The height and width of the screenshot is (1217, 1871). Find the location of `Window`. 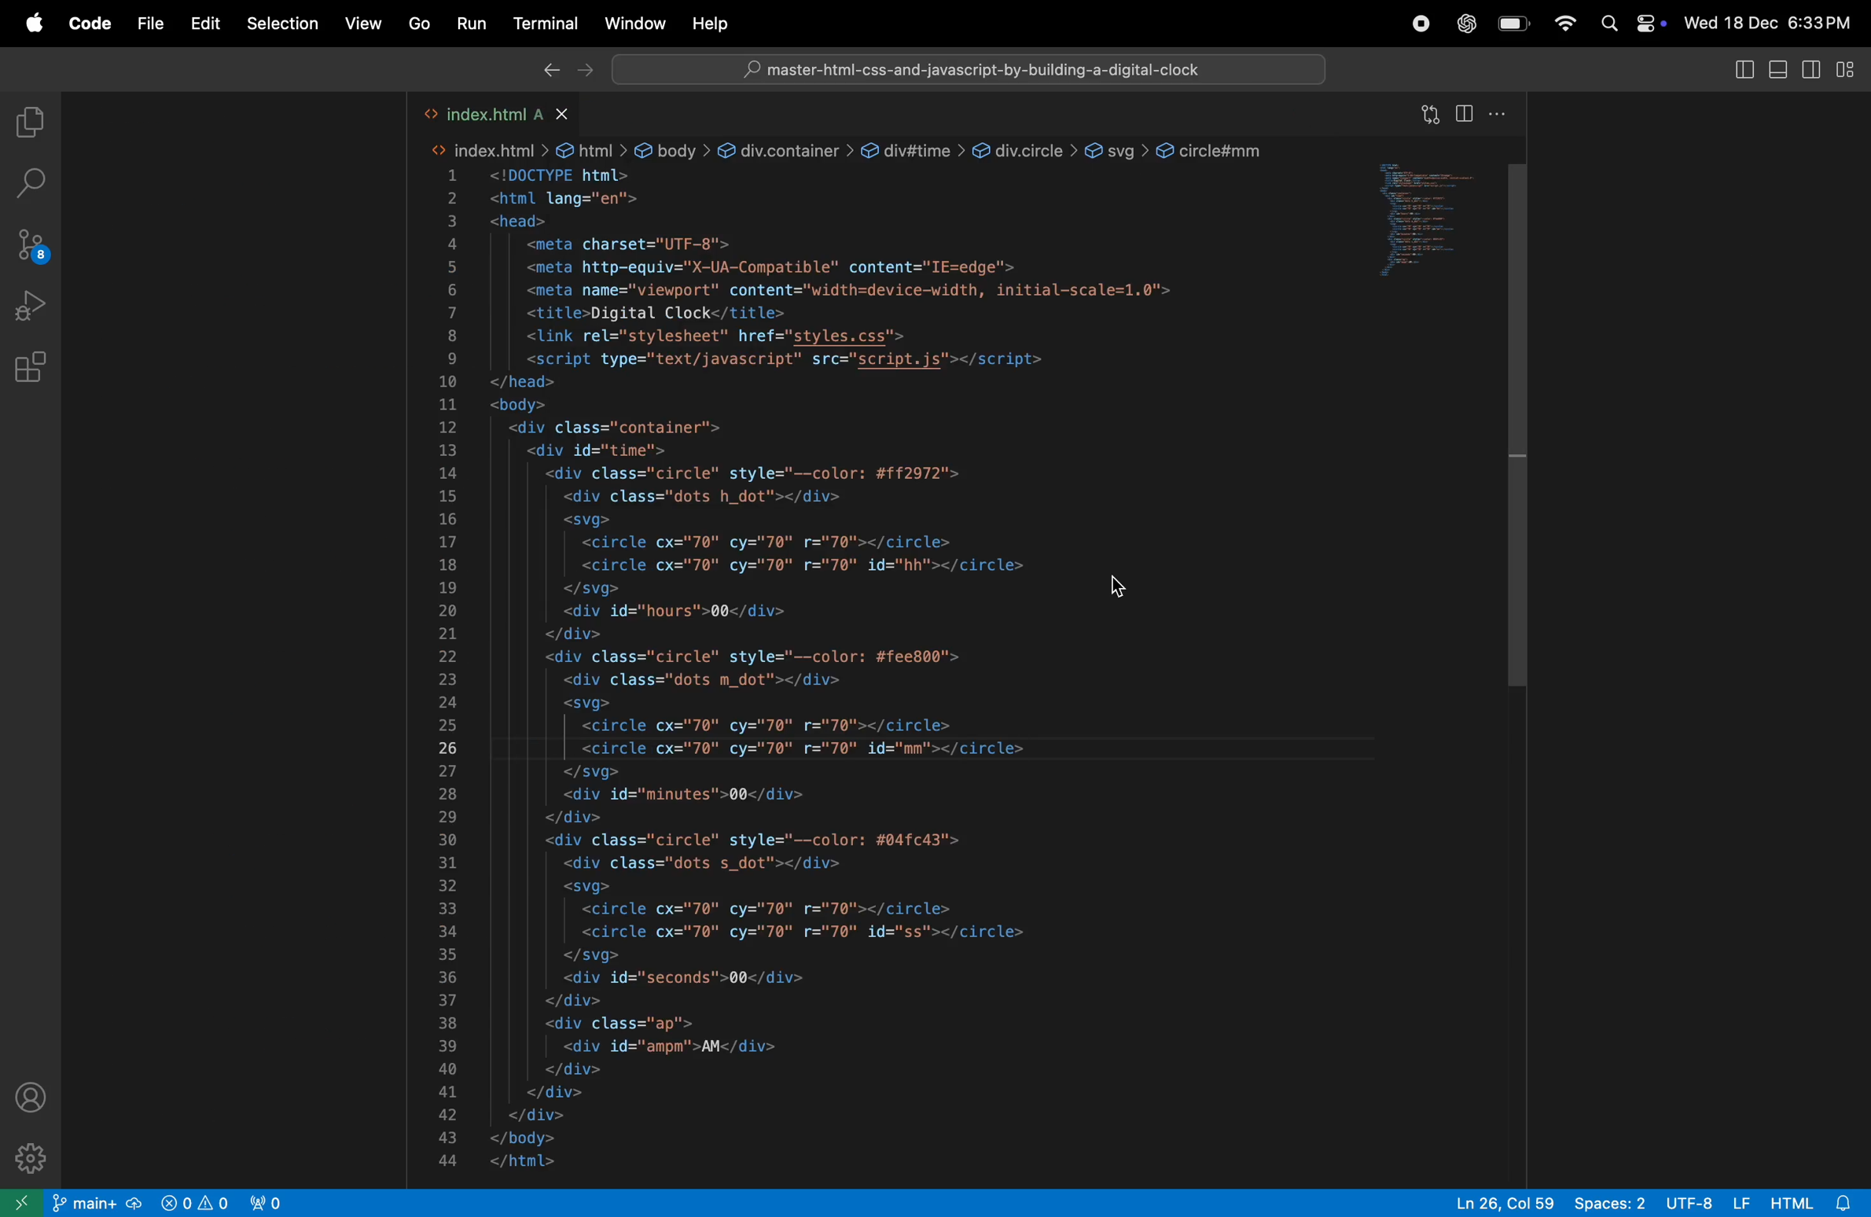

Window is located at coordinates (632, 25).